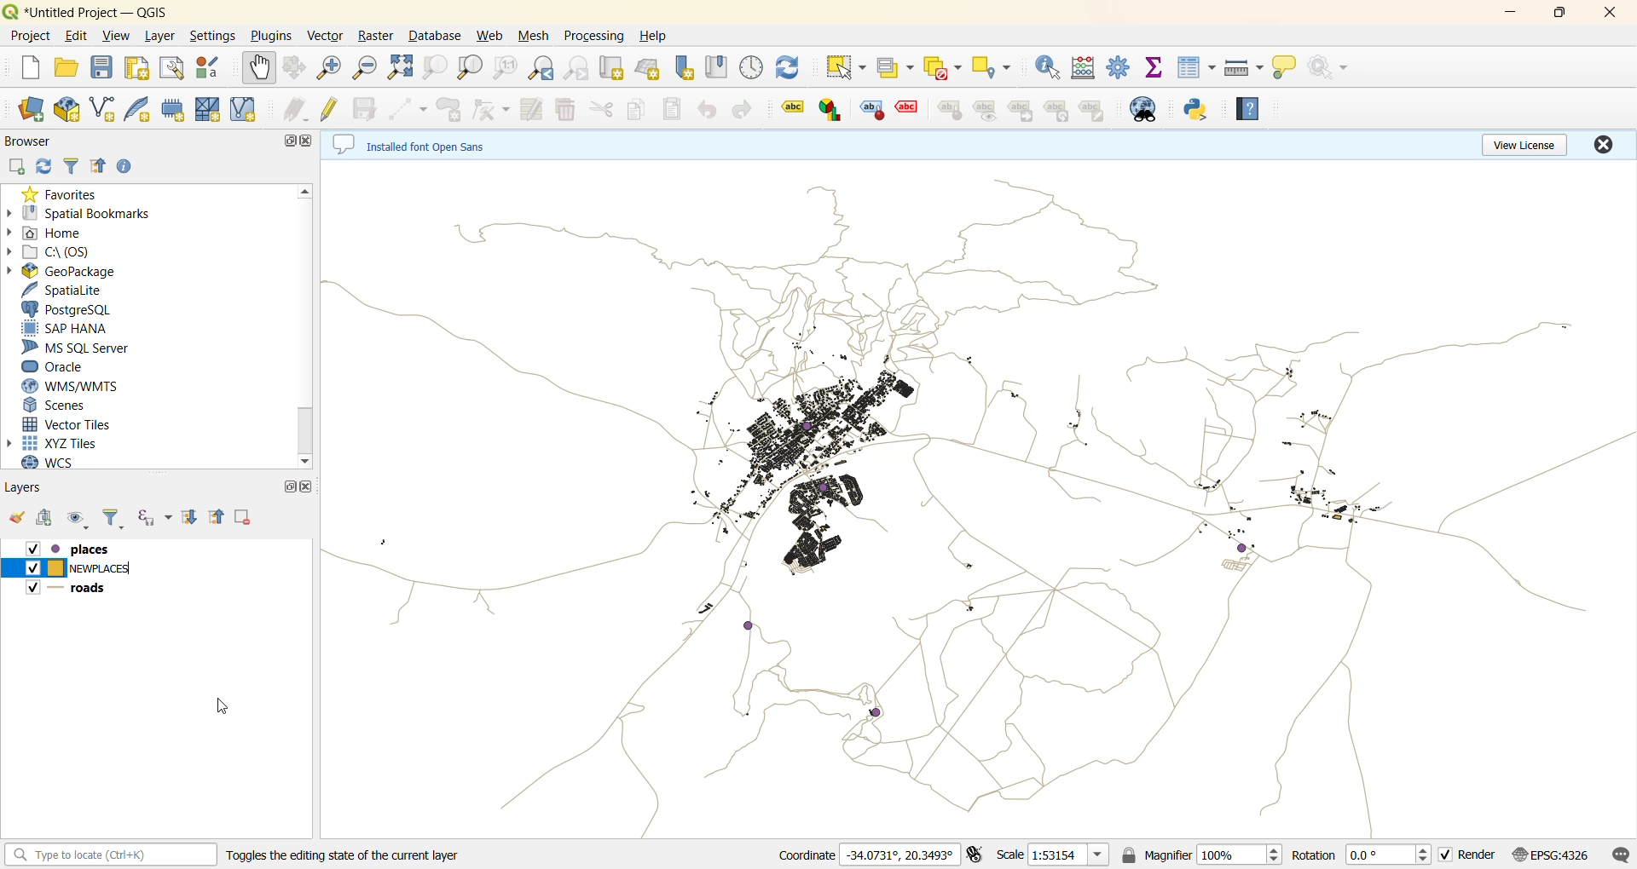 The height and width of the screenshot is (869, 1637). Describe the element at coordinates (1083, 68) in the screenshot. I see `calculator` at that location.